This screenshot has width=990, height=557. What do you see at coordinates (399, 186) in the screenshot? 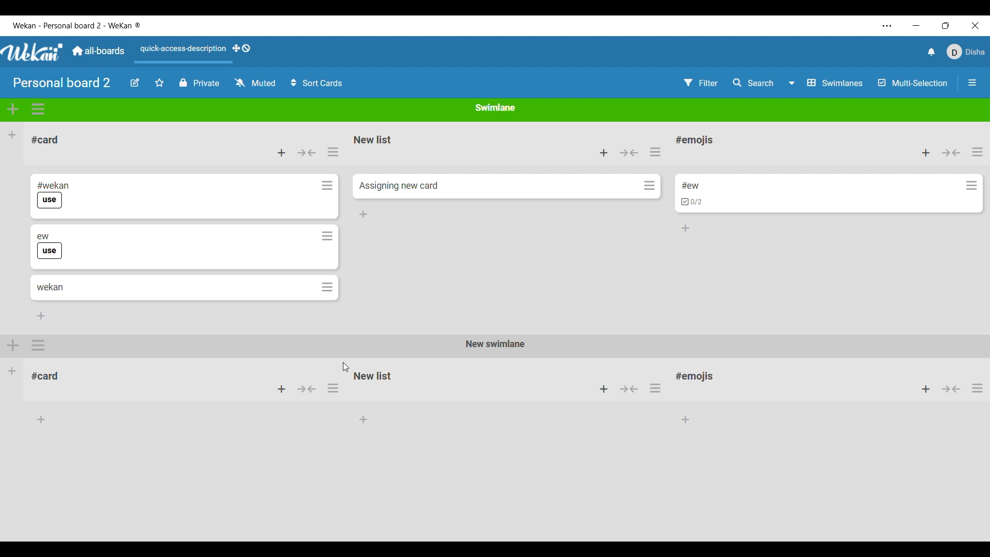
I see `Card name` at bounding box center [399, 186].